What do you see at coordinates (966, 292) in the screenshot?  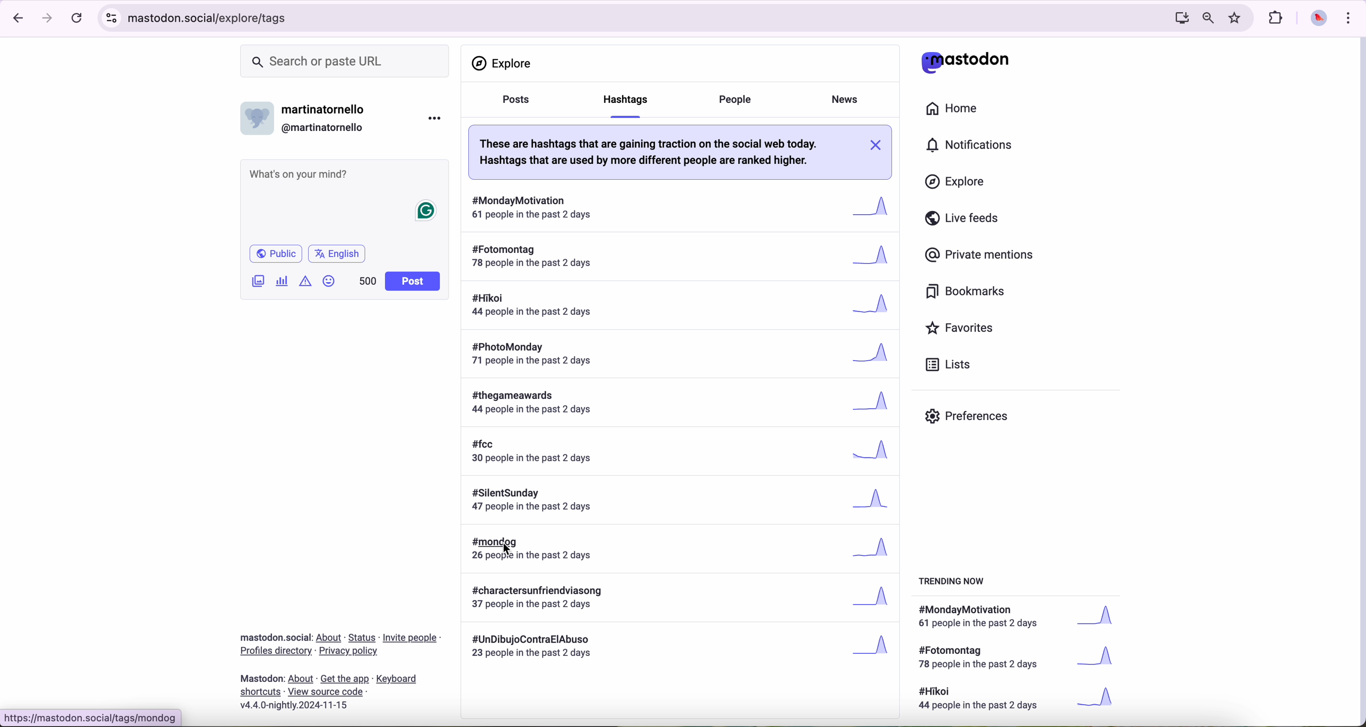 I see `bookmarks` at bounding box center [966, 292].